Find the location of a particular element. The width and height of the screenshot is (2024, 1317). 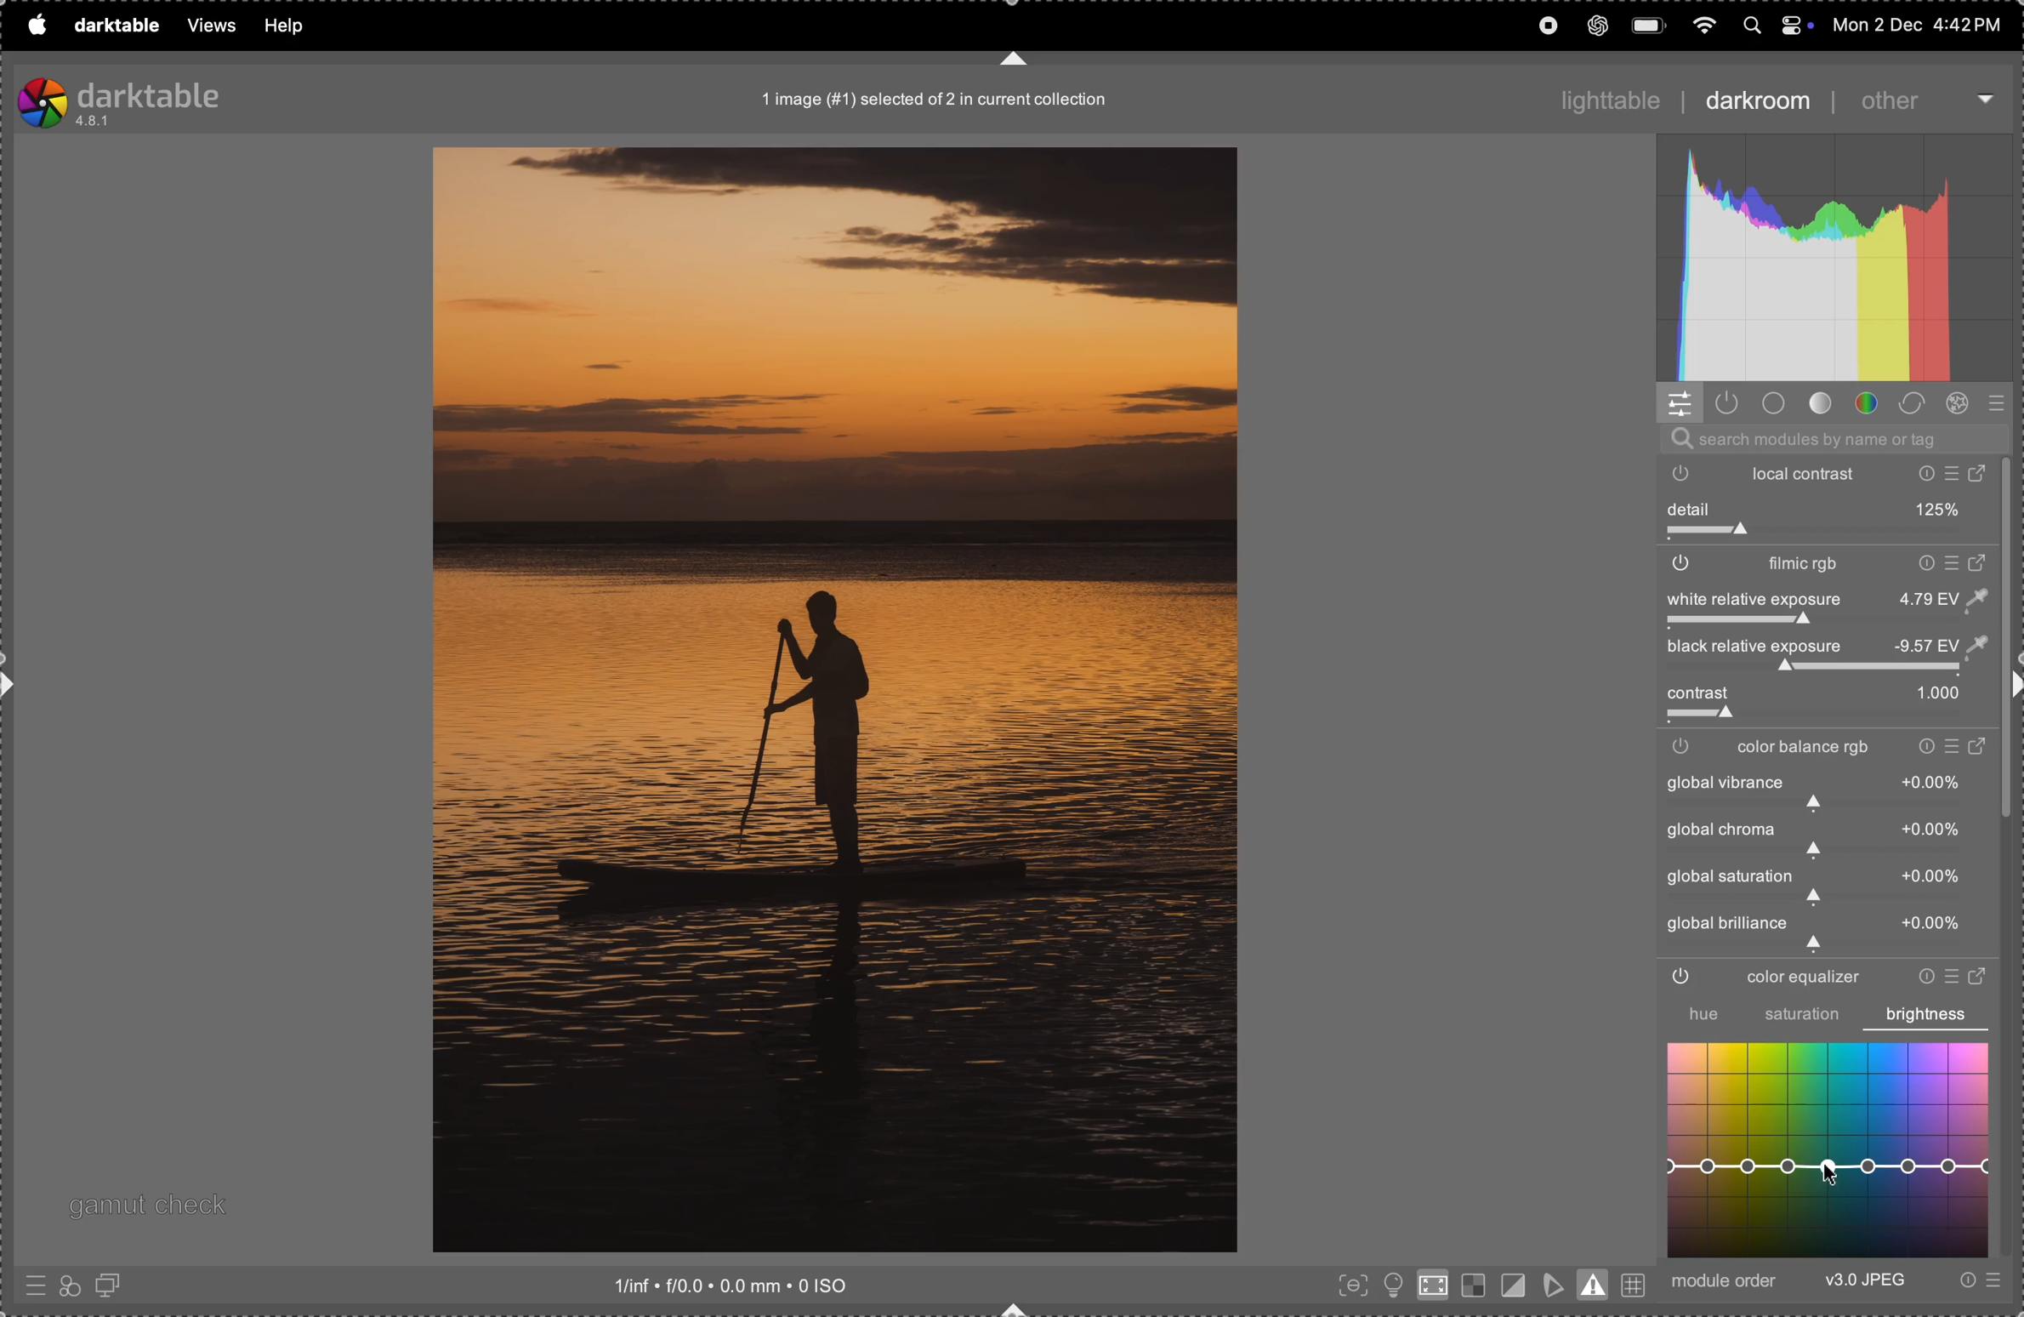

module order is located at coordinates (1728, 1281).